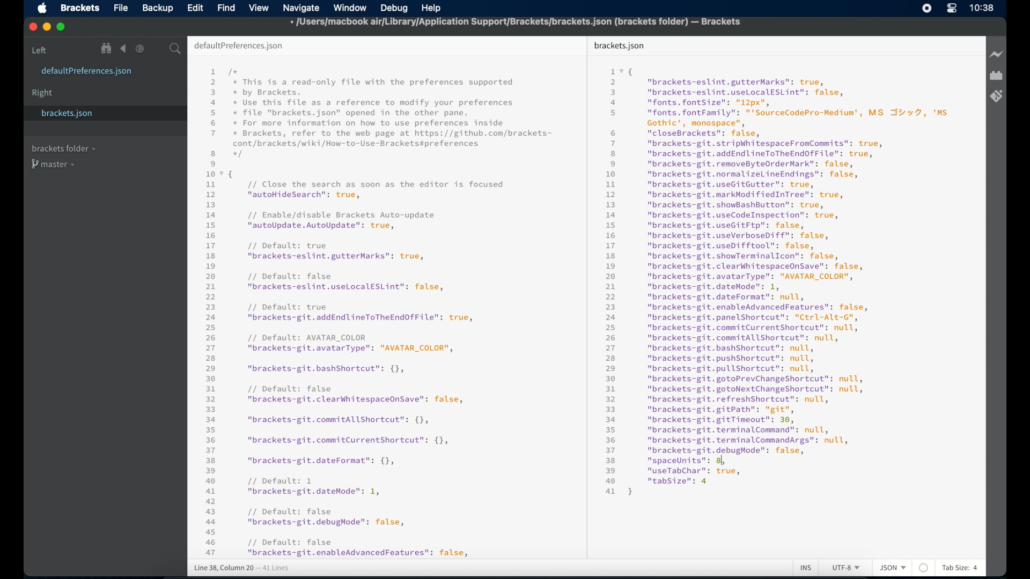 The height and width of the screenshot is (579, 1030). Describe the element at coordinates (33, 27) in the screenshot. I see `close` at that location.